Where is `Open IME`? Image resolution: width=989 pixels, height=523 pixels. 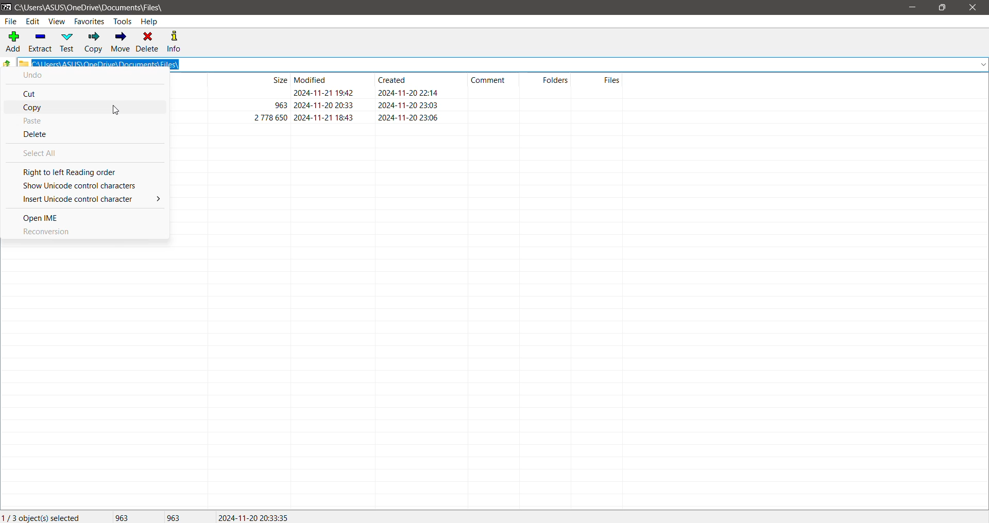
Open IME is located at coordinates (42, 217).